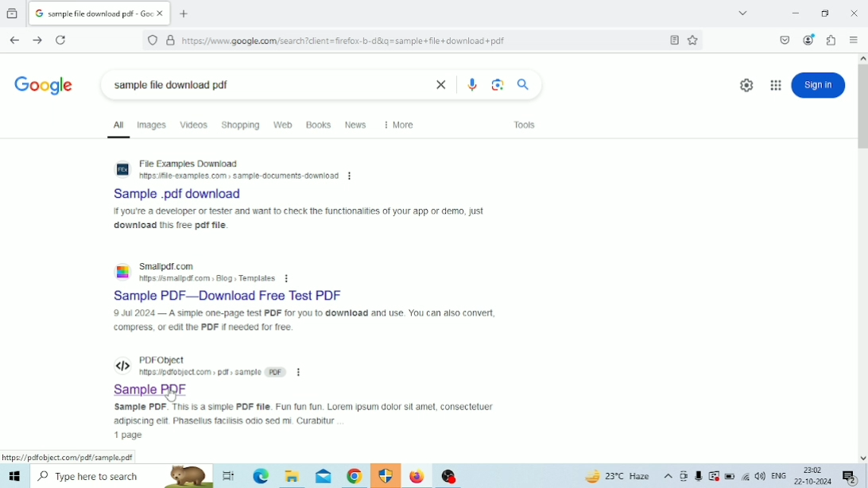 The height and width of the screenshot is (488, 868). Describe the element at coordinates (775, 84) in the screenshot. I see `Google apps` at that location.